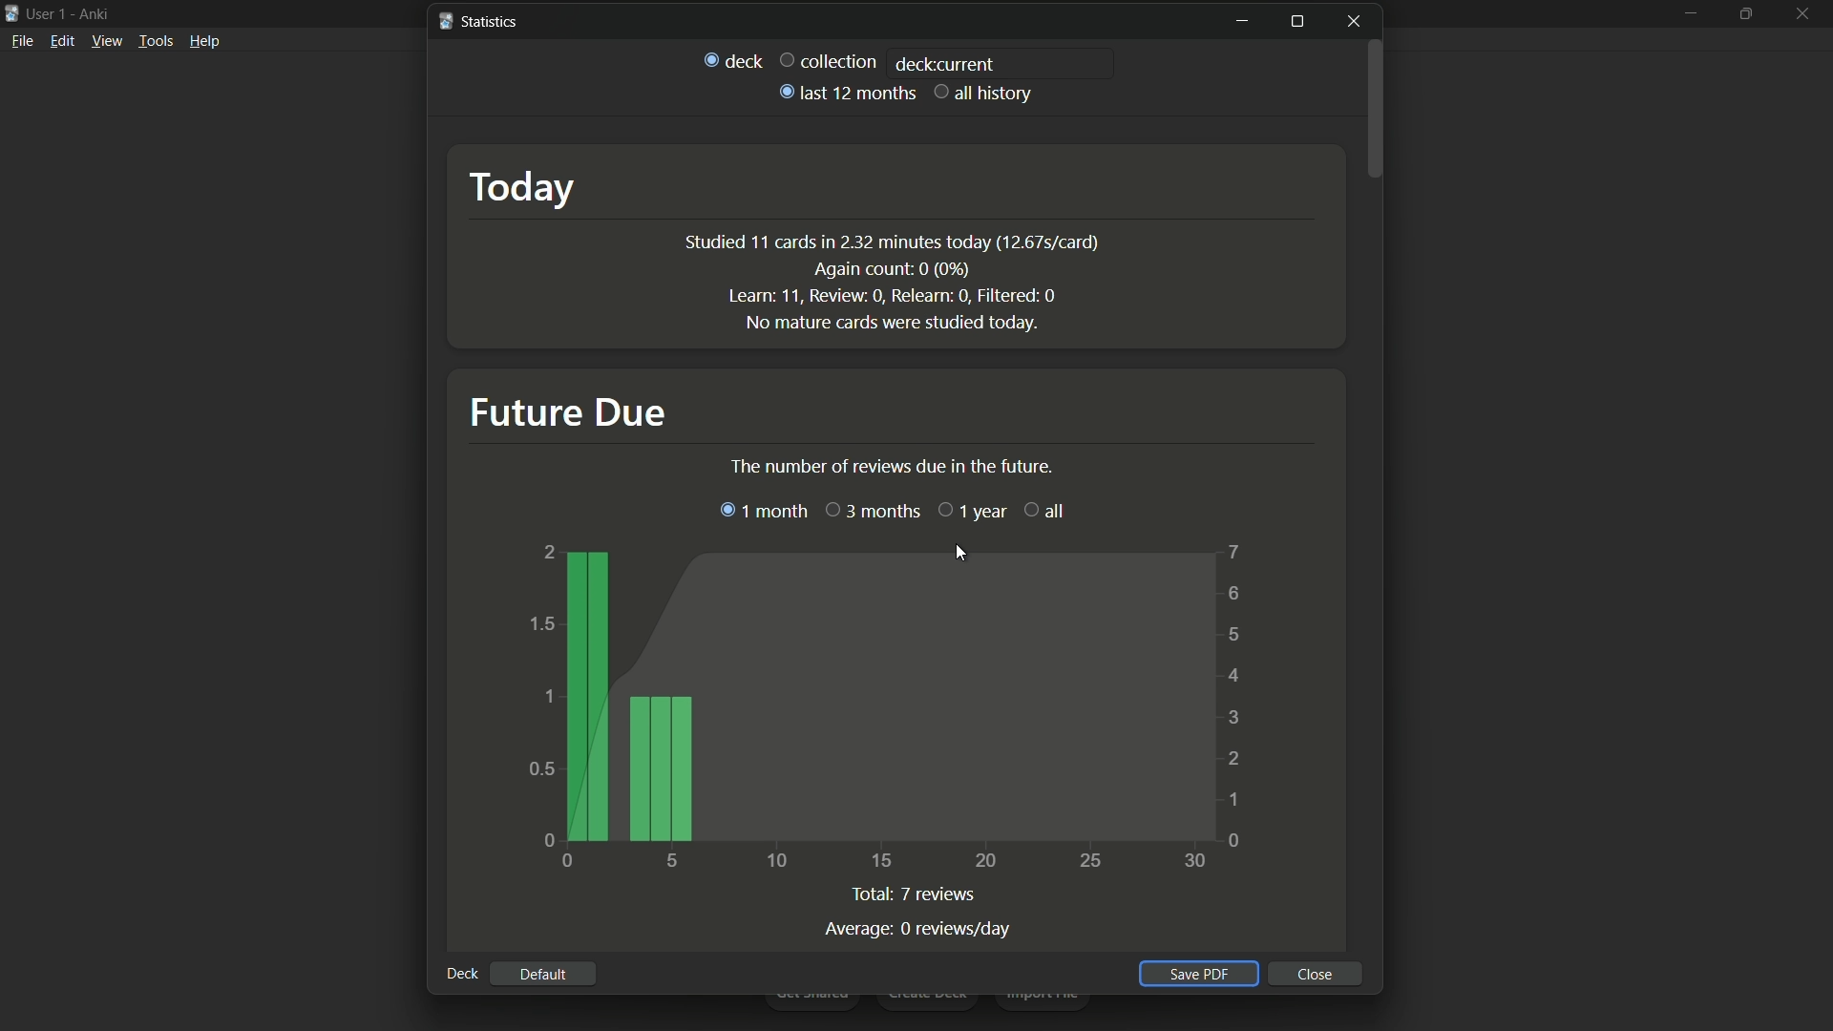 The width and height of the screenshot is (1833, 1031). What do you see at coordinates (567, 412) in the screenshot?
I see `future due` at bounding box center [567, 412].